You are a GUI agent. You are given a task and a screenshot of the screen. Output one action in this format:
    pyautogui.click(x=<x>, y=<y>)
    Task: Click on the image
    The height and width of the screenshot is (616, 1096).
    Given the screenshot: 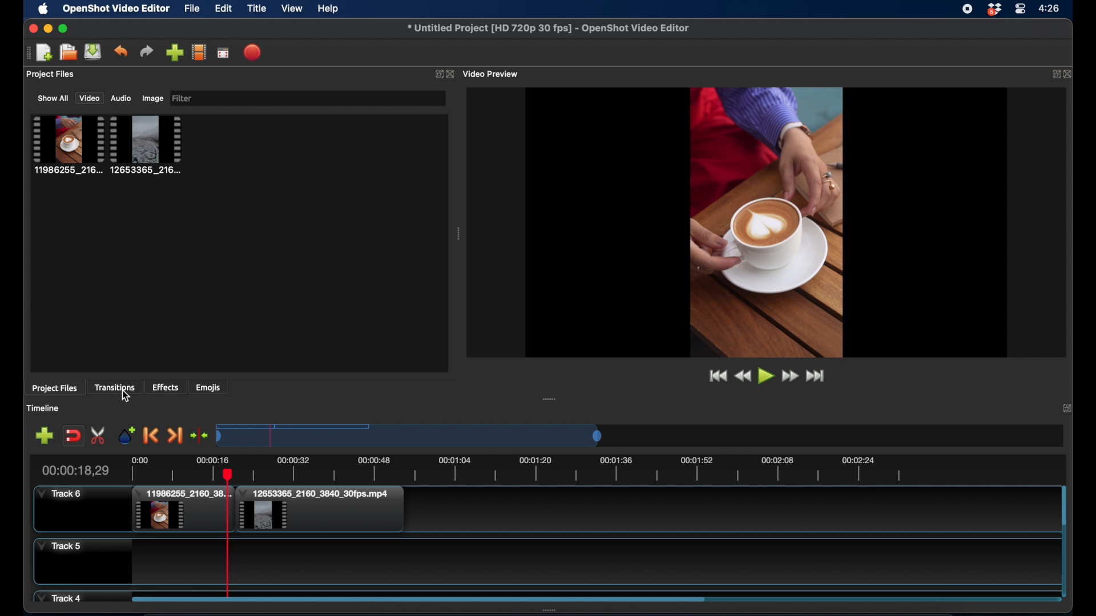 What is the action you would take?
    pyautogui.click(x=152, y=98)
    